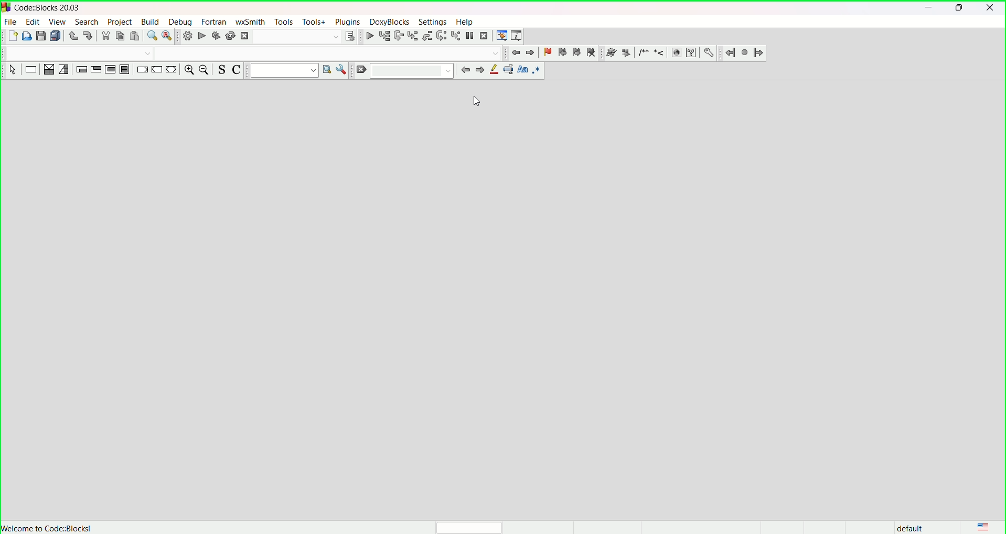 This screenshot has height=534, width=1006. Describe the element at coordinates (530, 52) in the screenshot. I see `jump forward` at that location.